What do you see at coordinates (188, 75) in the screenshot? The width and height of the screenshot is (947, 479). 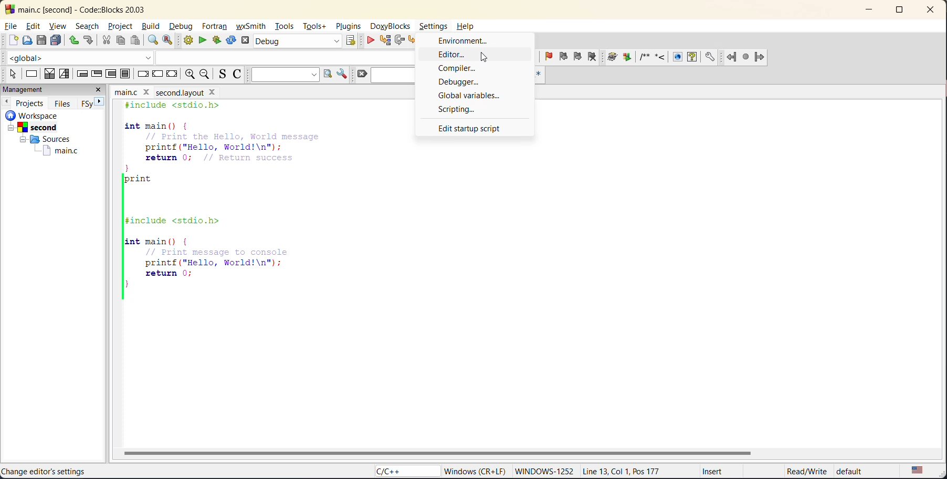 I see `zoom in` at bounding box center [188, 75].